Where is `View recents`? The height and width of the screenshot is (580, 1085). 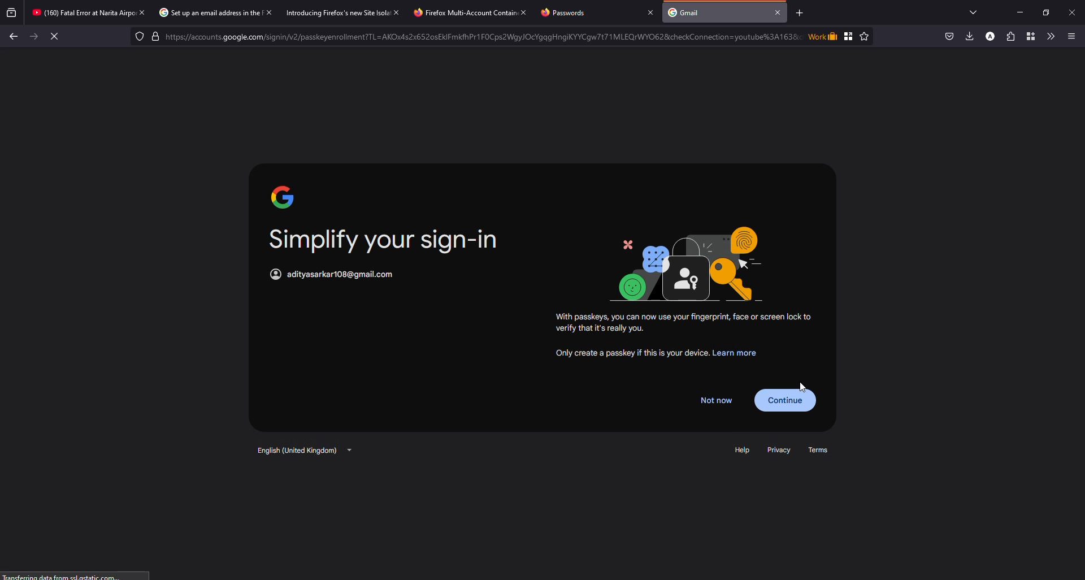 View recents is located at coordinates (11, 11).